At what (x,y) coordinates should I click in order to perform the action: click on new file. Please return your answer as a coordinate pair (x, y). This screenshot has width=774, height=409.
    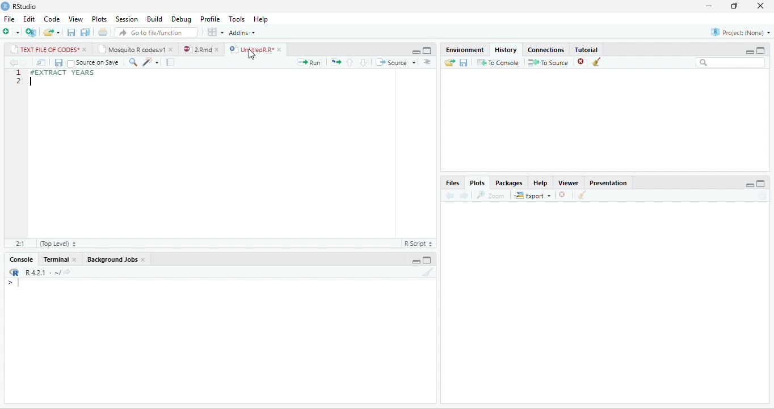
    Looking at the image, I should click on (11, 32).